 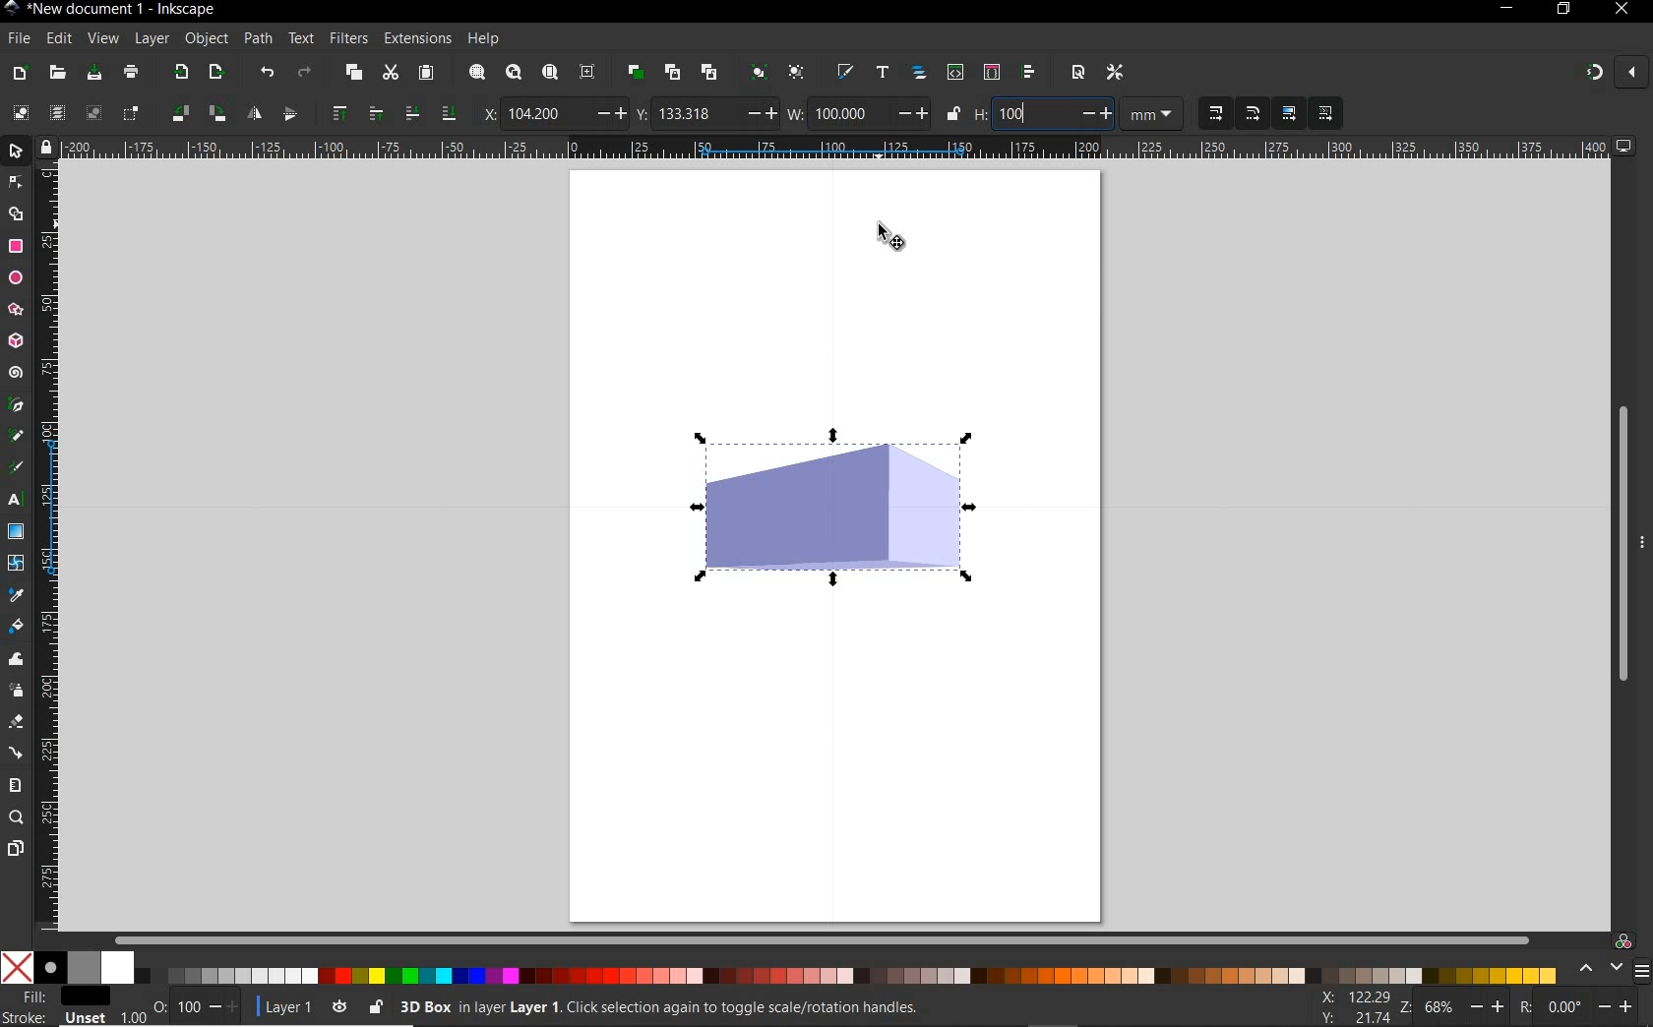 What do you see at coordinates (1029, 72) in the screenshot?
I see `open align and distribute` at bounding box center [1029, 72].